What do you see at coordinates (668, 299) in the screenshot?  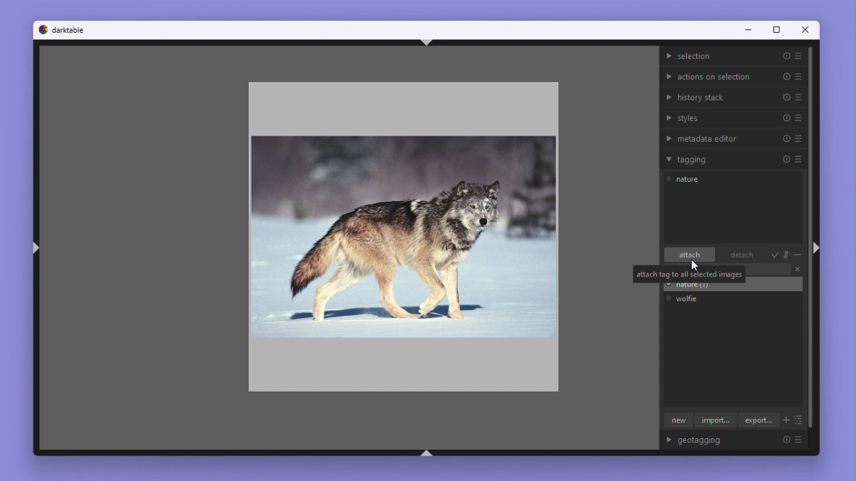 I see `checkbox` at bounding box center [668, 299].